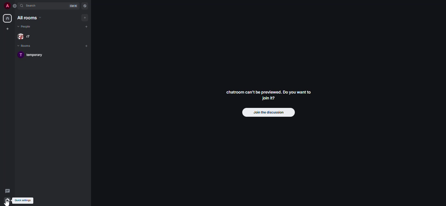 The image size is (446, 206). Describe the element at coordinates (23, 200) in the screenshot. I see `quick settings` at that location.